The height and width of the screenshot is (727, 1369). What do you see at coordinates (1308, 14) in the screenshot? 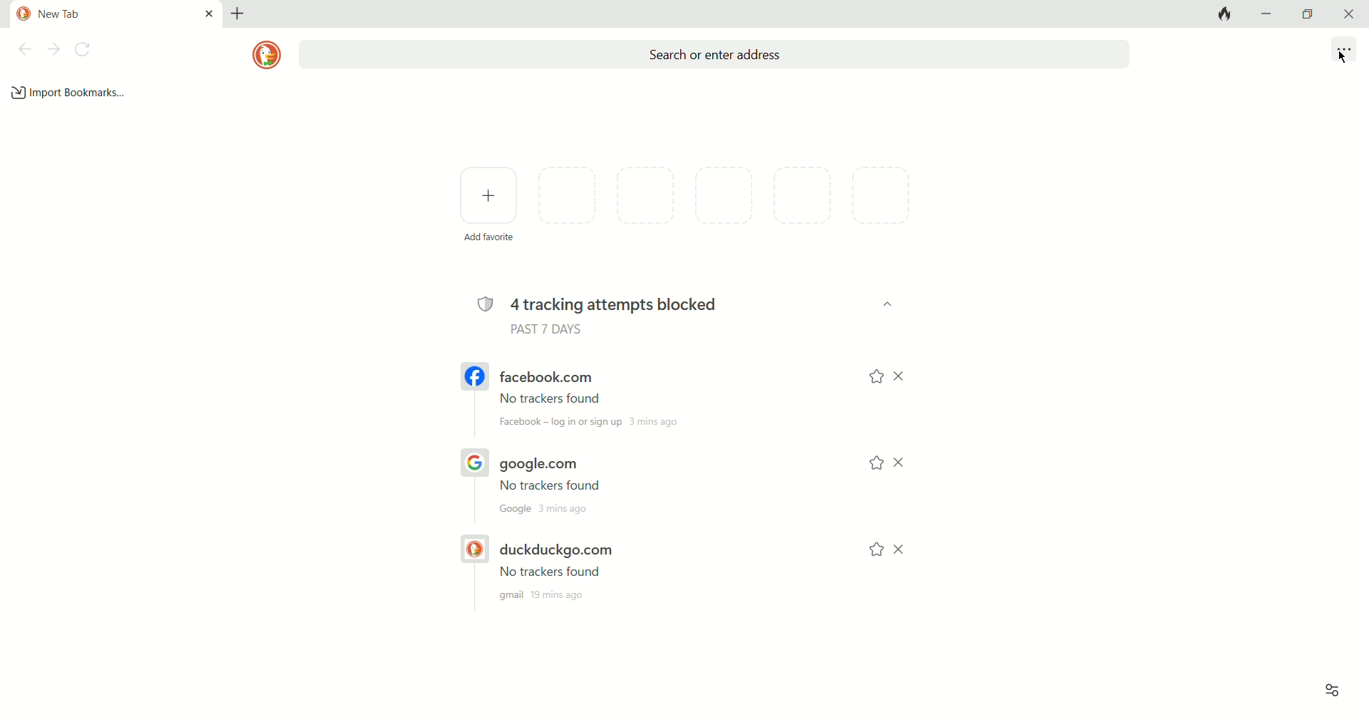
I see `maximize` at bounding box center [1308, 14].